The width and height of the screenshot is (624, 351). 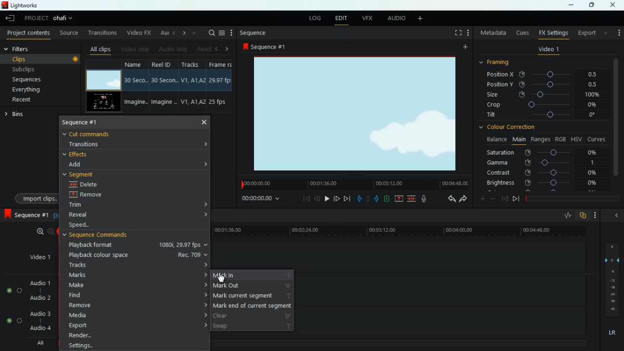 What do you see at coordinates (387, 199) in the screenshot?
I see `battery` at bounding box center [387, 199].